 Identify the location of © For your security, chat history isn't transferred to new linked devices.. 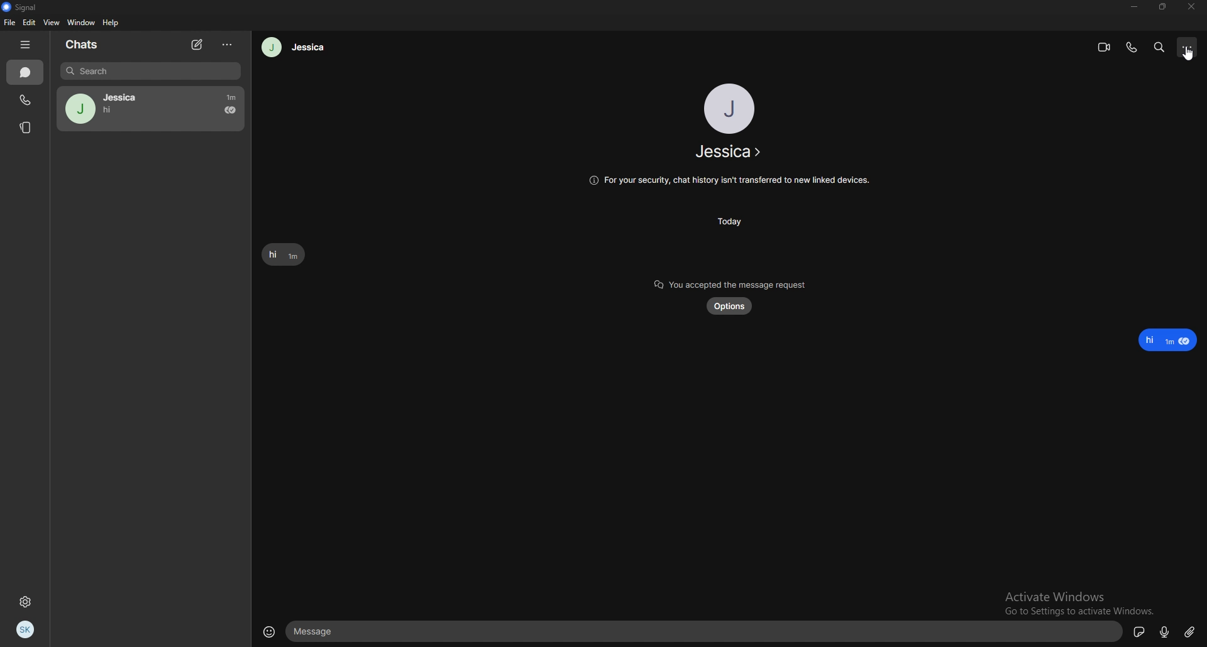
(727, 181).